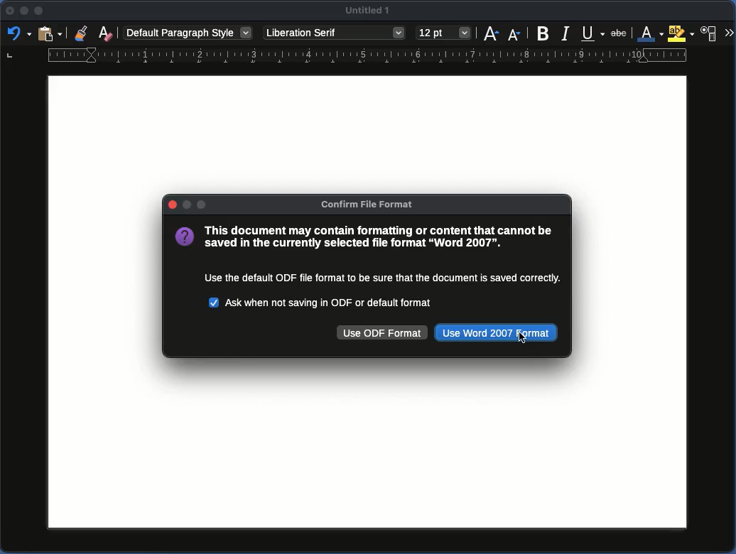 The width and height of the screenshot is (736, 554). Describe the element at coordinates (543, 32) in the screenshot. I see `Bold` at that location.